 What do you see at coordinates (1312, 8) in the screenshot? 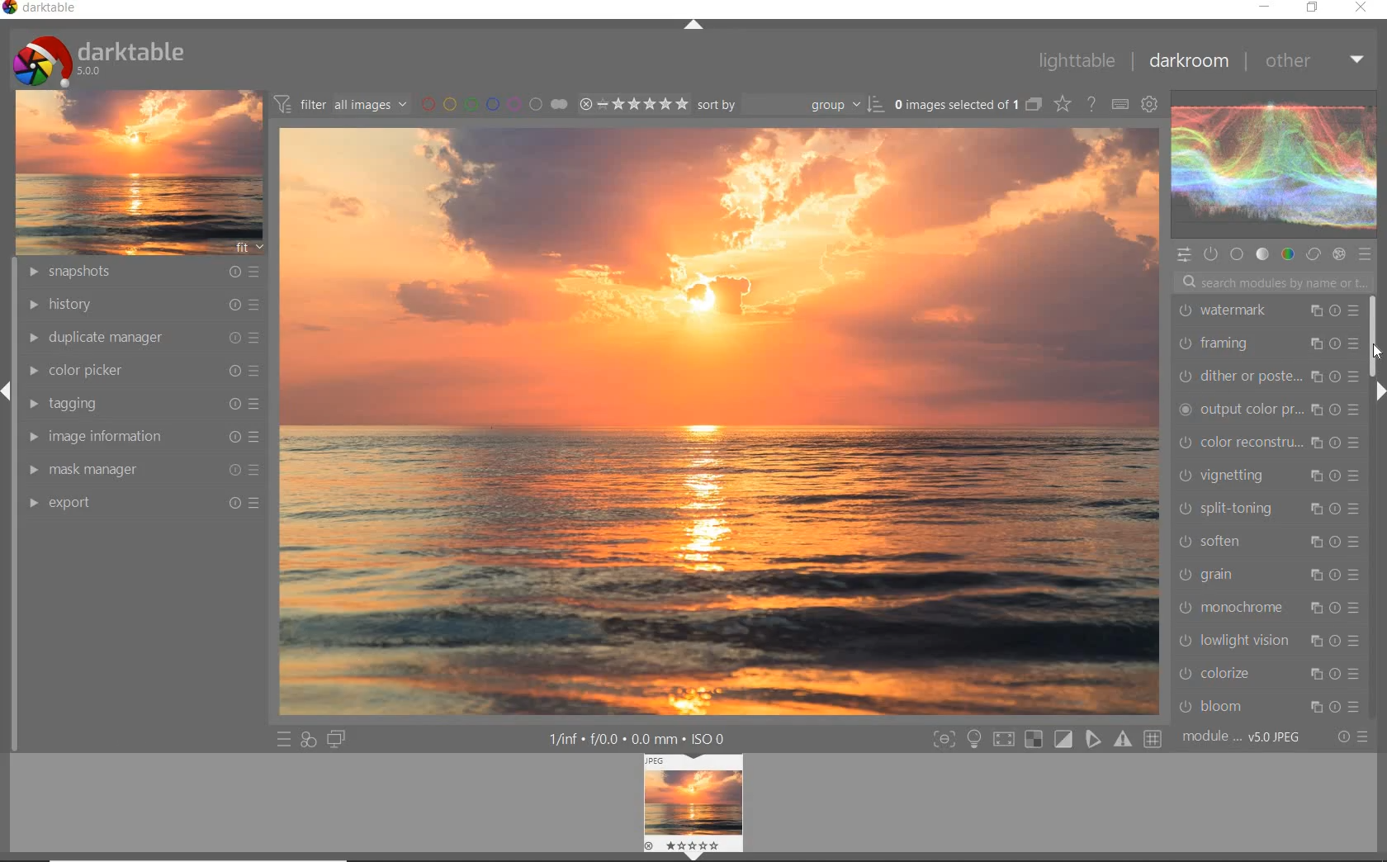
I see `restore` at bounding box center [1312, 8].